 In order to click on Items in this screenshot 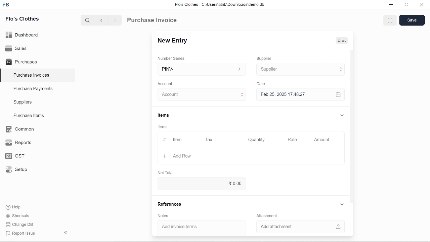, I will do `click(169, 115)`.